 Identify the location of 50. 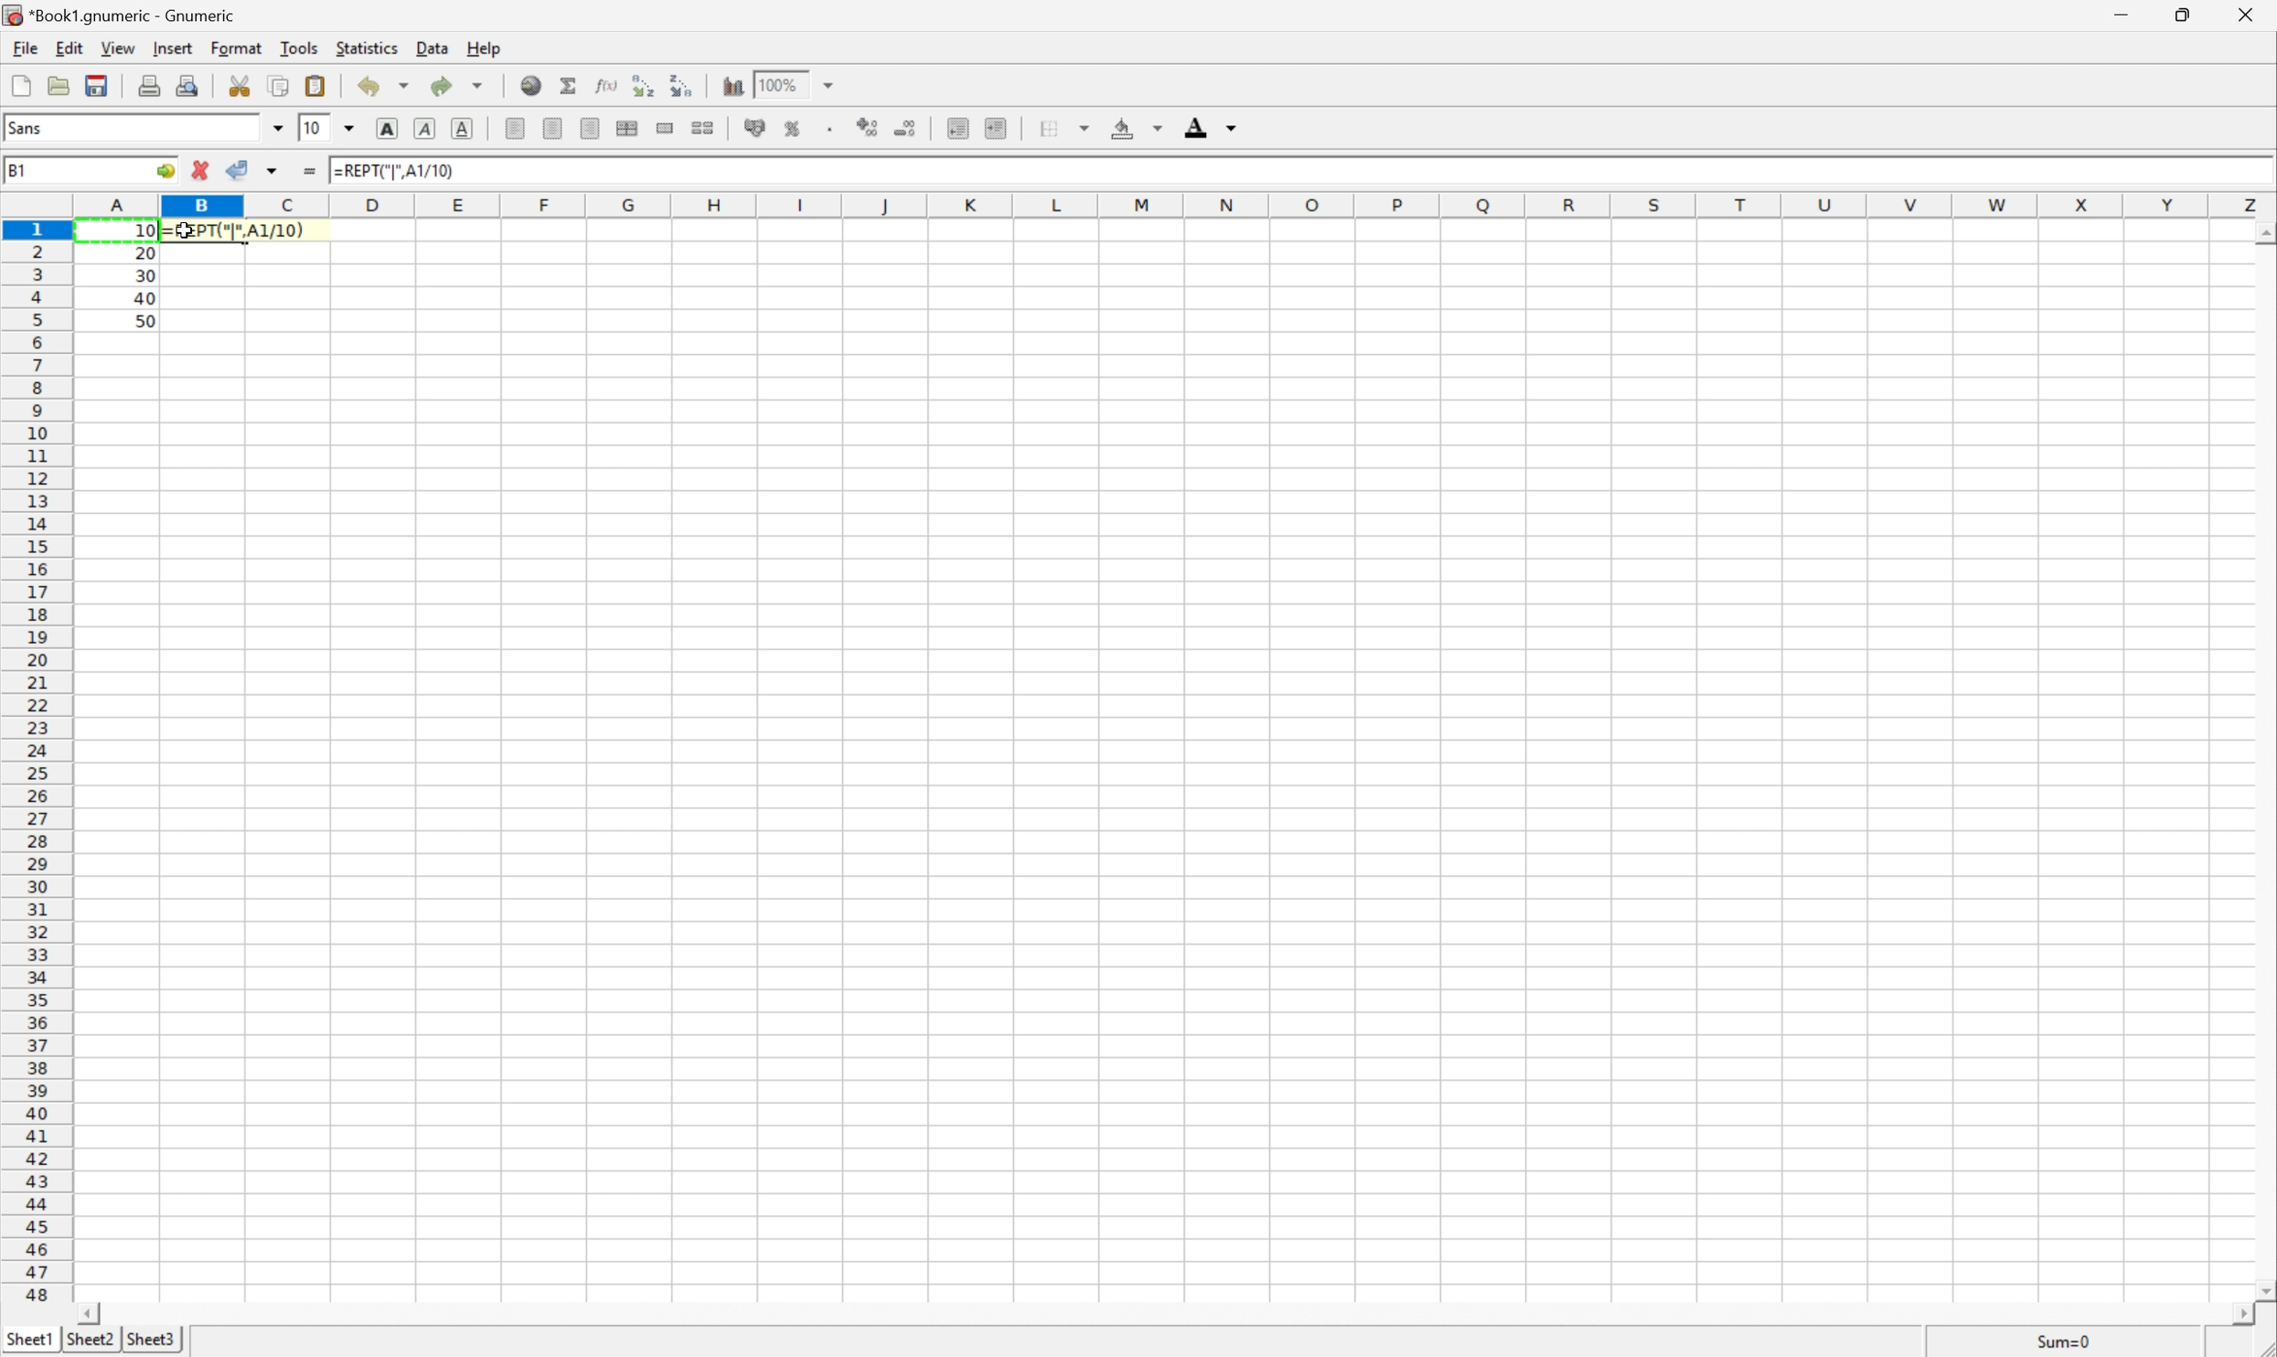
(145, 322).